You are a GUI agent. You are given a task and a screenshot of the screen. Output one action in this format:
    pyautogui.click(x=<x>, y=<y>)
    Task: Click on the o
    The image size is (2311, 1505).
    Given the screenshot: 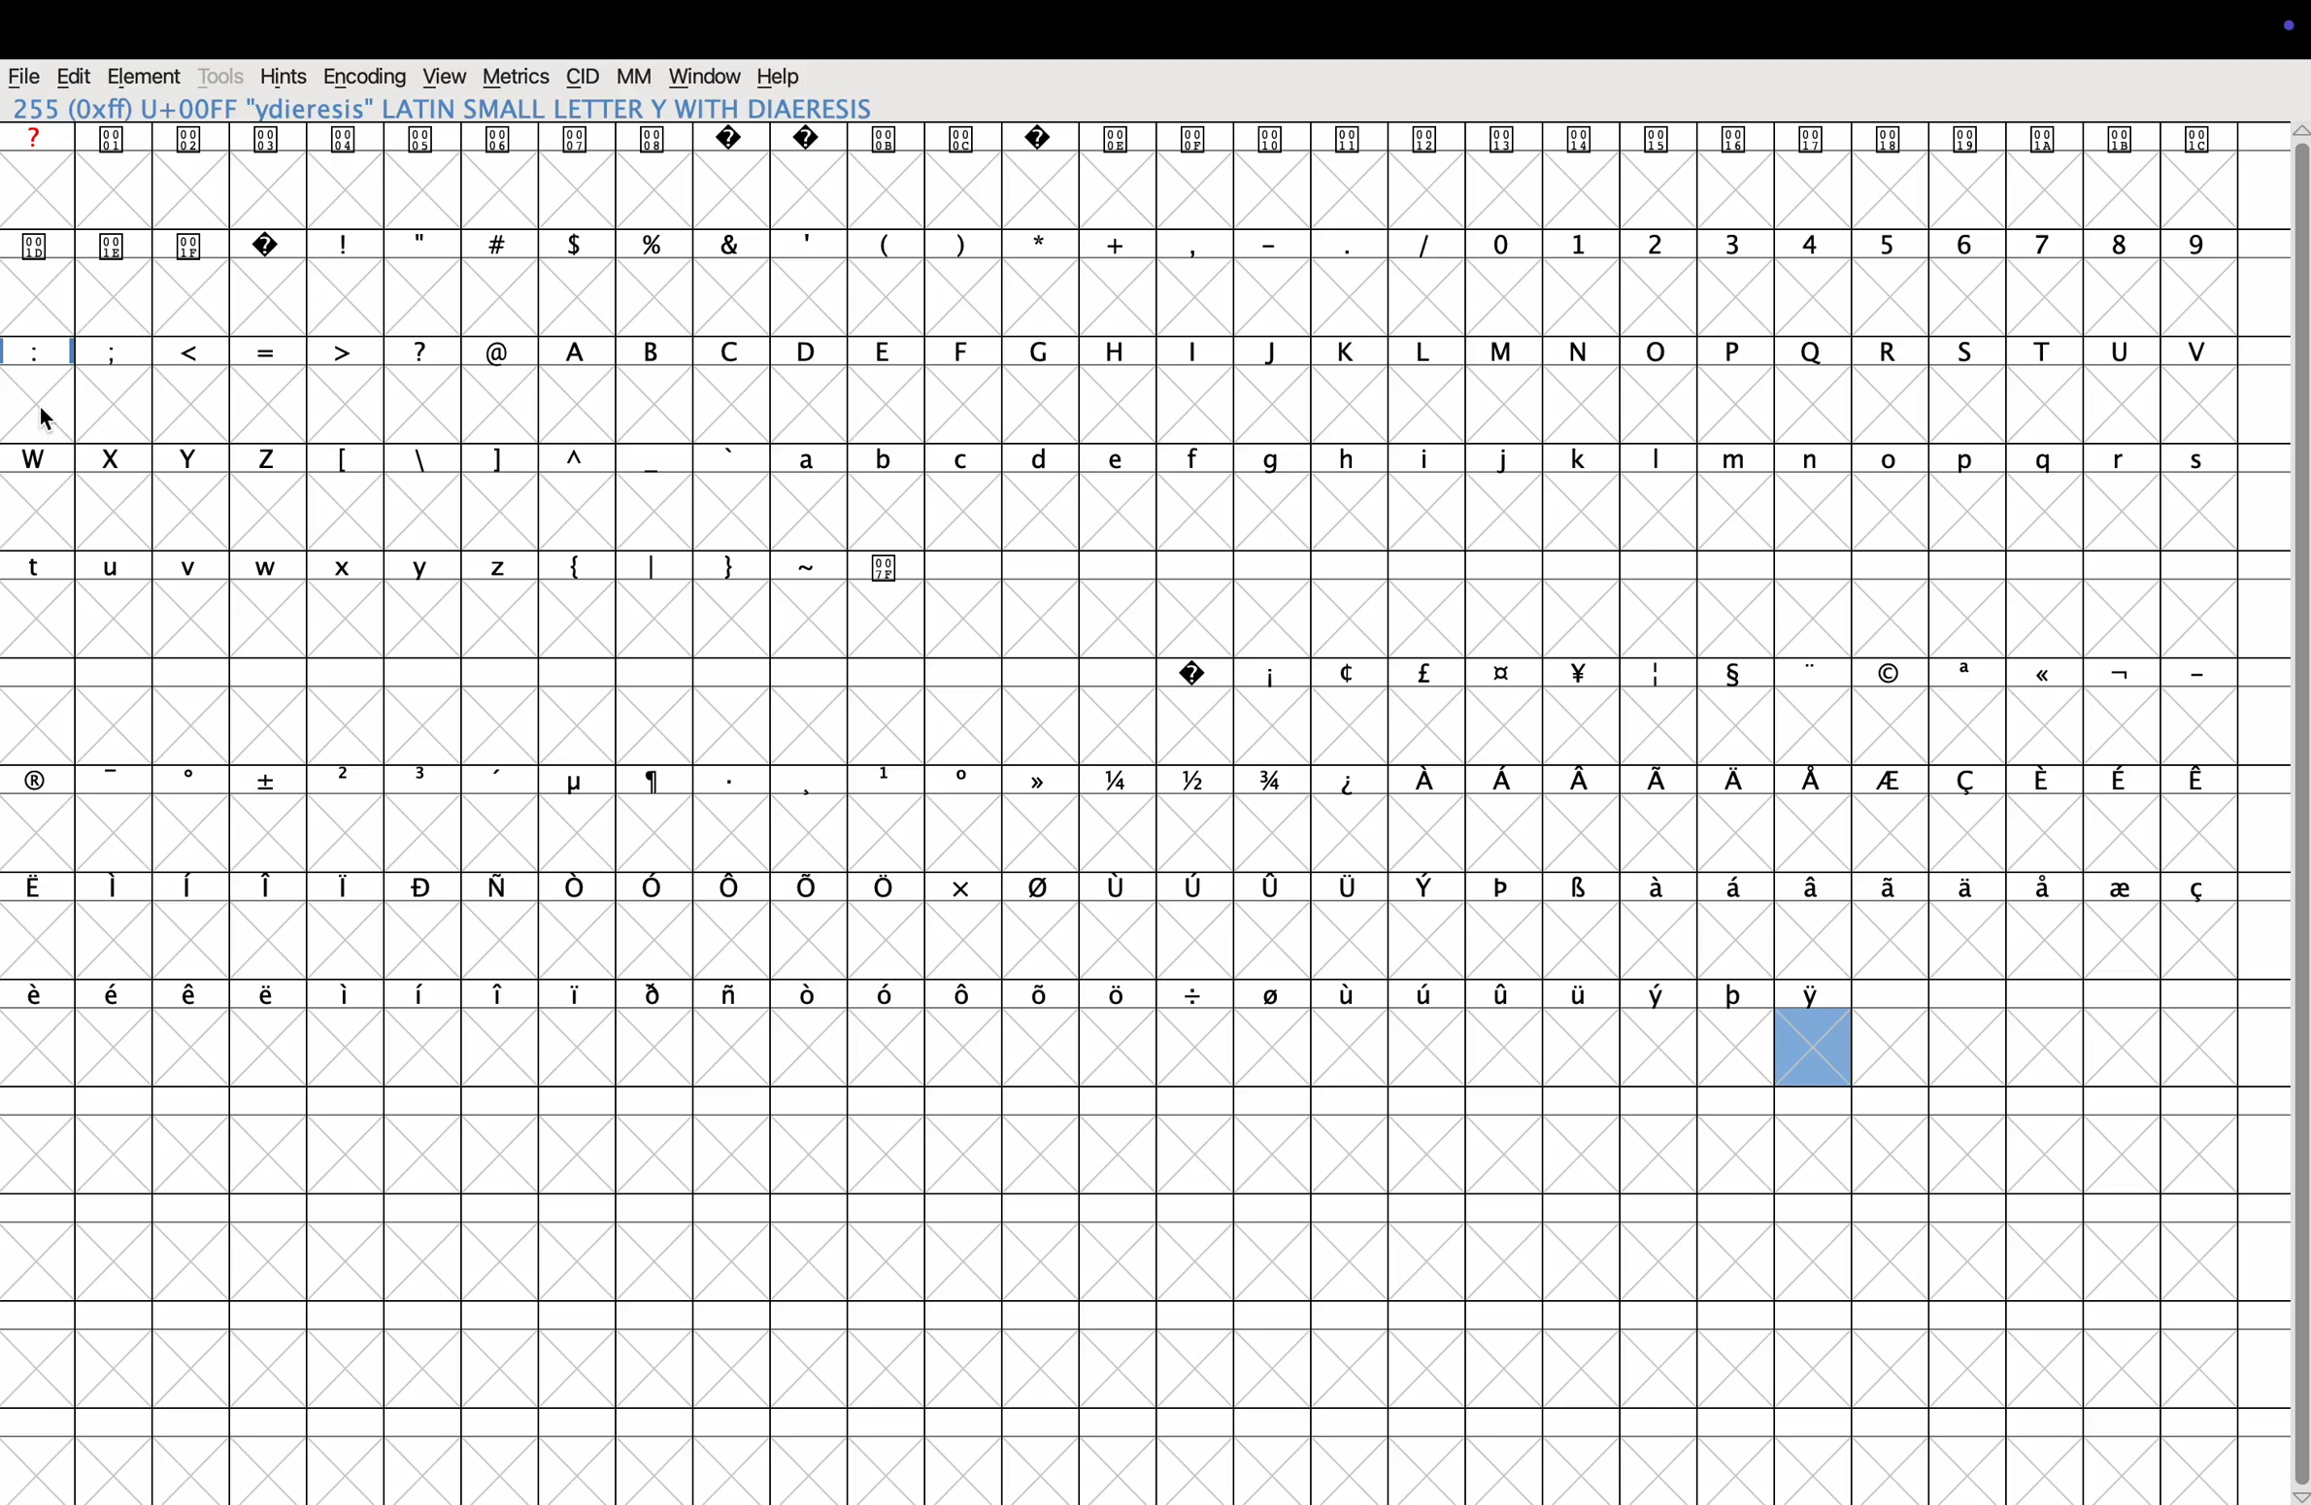 What is the action you would take?
    pyautogui.click(x=1658, y=384)
    